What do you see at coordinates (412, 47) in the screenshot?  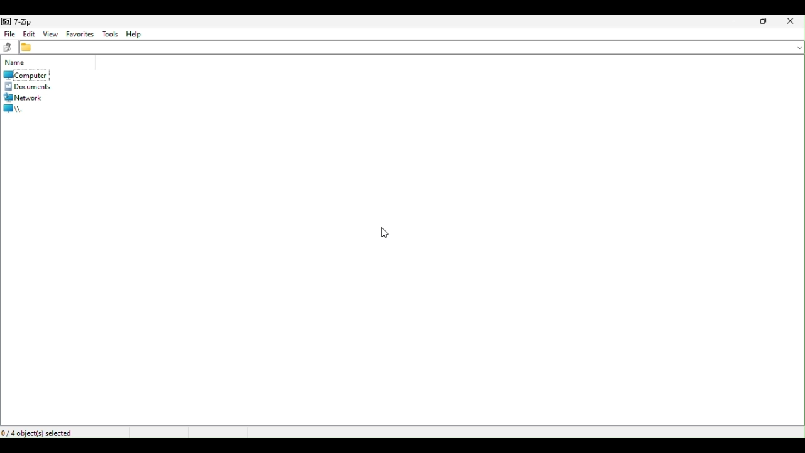 I see `File address bar` at bounding box center [412, 47].